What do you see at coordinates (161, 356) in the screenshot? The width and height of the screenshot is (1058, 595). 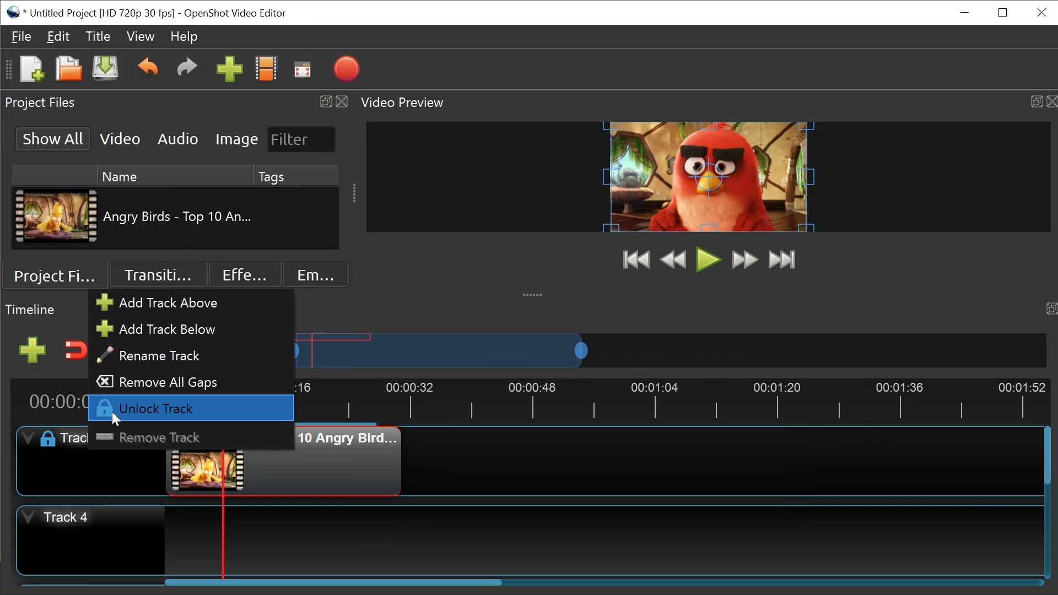 I see `Rename Track` at bounding box center [161, 356].